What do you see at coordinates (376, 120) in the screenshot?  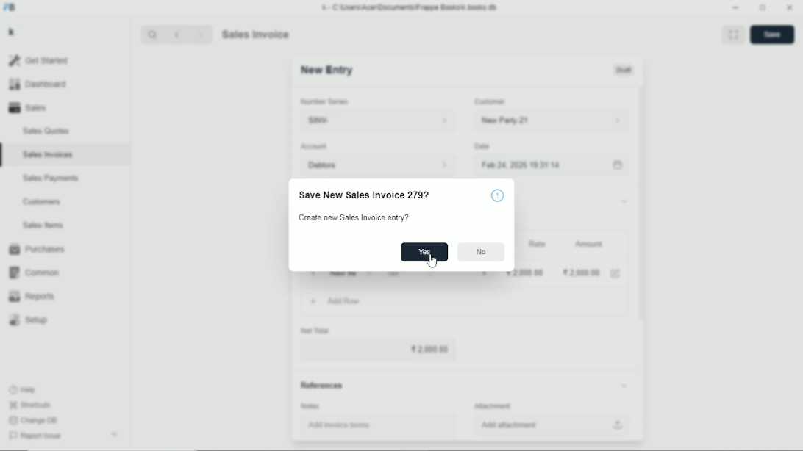 I see `SINV` at bounding box center [376, 120].